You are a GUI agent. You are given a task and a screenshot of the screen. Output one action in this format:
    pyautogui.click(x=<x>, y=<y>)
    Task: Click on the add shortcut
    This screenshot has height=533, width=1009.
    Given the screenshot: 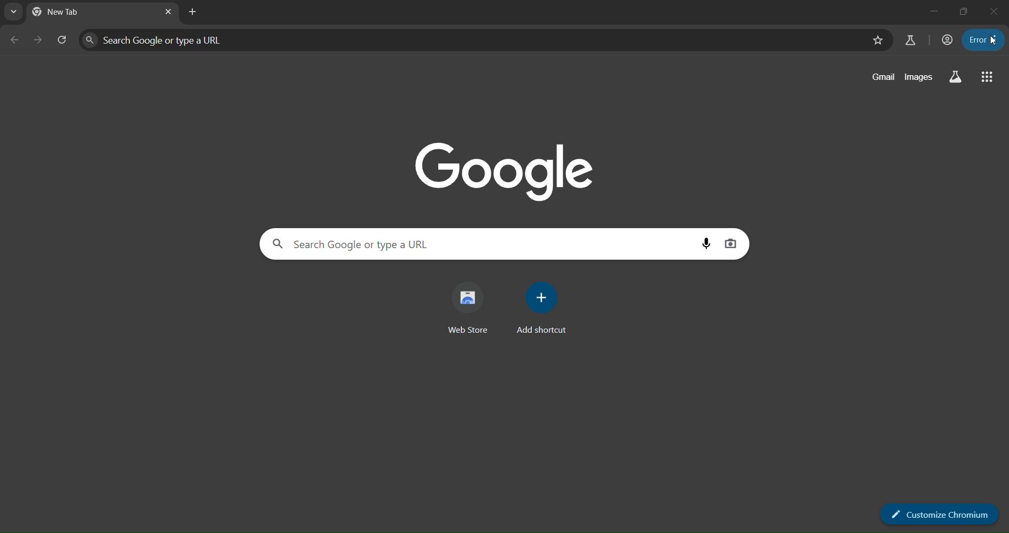 What is the action you would take?
    pyautogui.click(x=540, y=307)
    